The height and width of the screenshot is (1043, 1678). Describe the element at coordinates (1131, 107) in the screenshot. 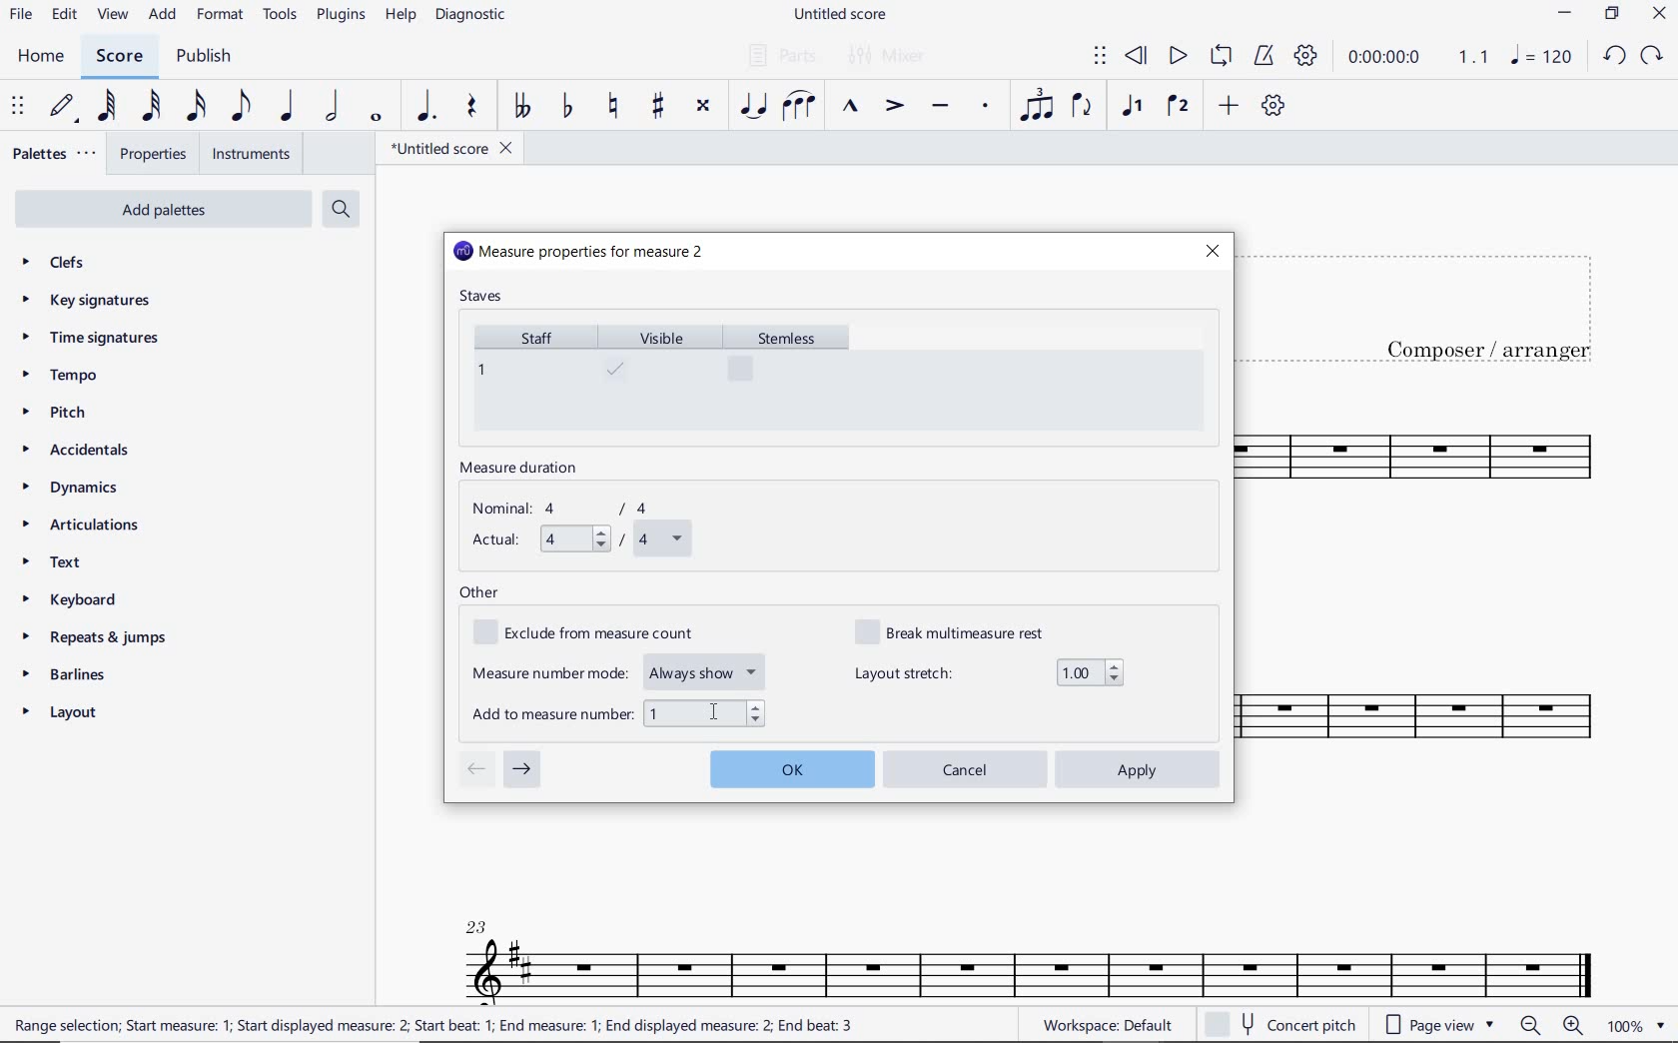

I see `VOICE 1` at that location.